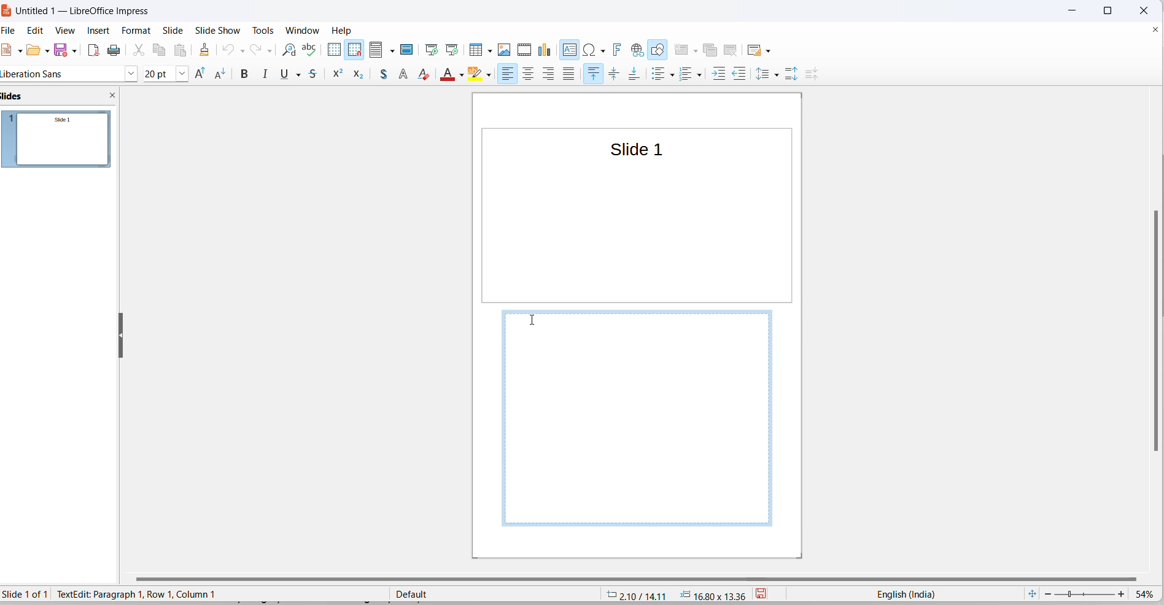 The height and width of the screenshot is (605, 1164). Describe the element at coordinates (712, 50) in the screenshot. I see `duplicate slide` at that location.